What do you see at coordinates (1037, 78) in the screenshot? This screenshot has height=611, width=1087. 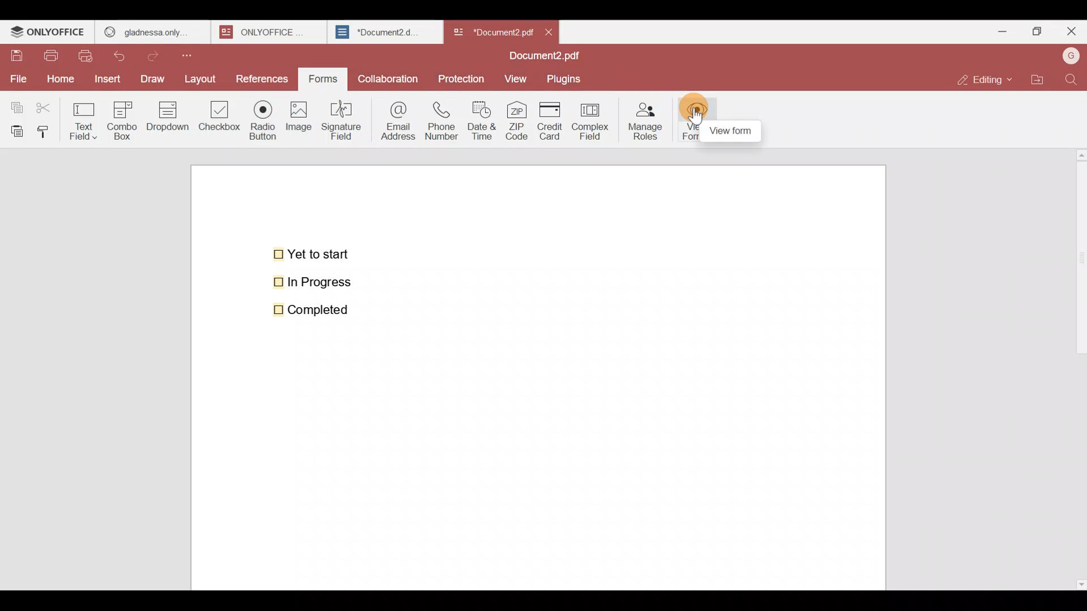 I see `Open file location` at bounding box center [1037, 78].